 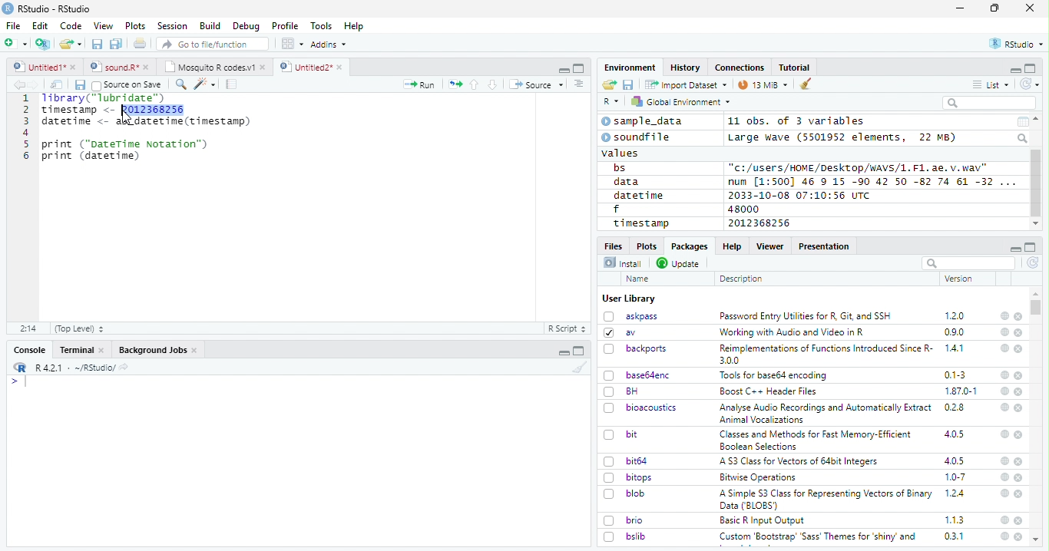 I want to click on Source, so click(x=536, y=86).